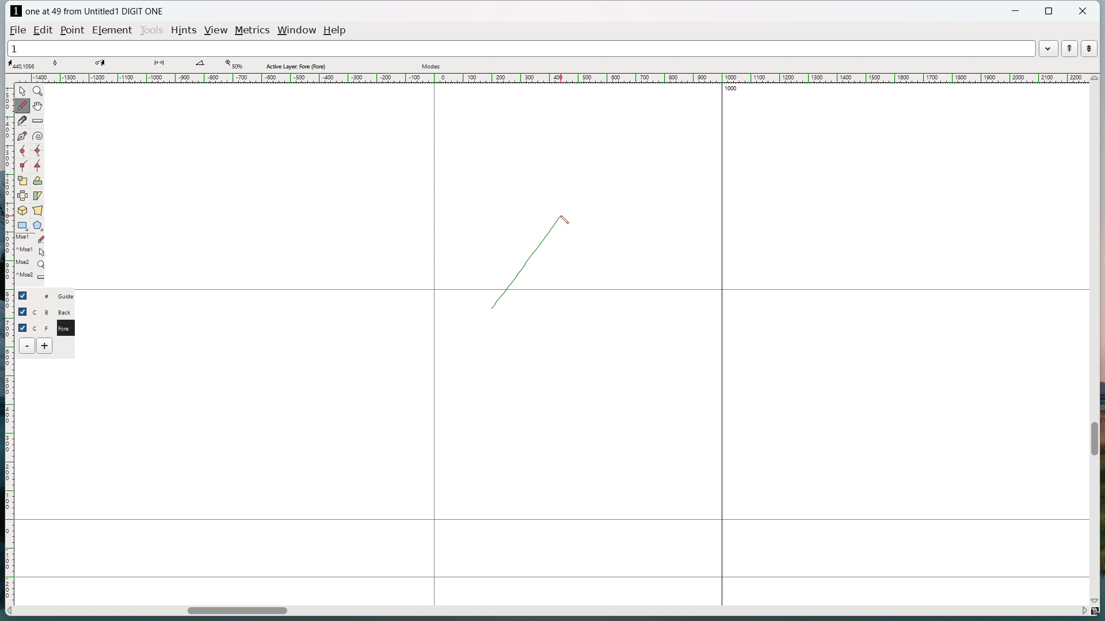 Image resolution: width=1105 pixels, height=621 pixels. Describe the element at coordinates (112, 30) in the screenshot. I see `element` at that location.